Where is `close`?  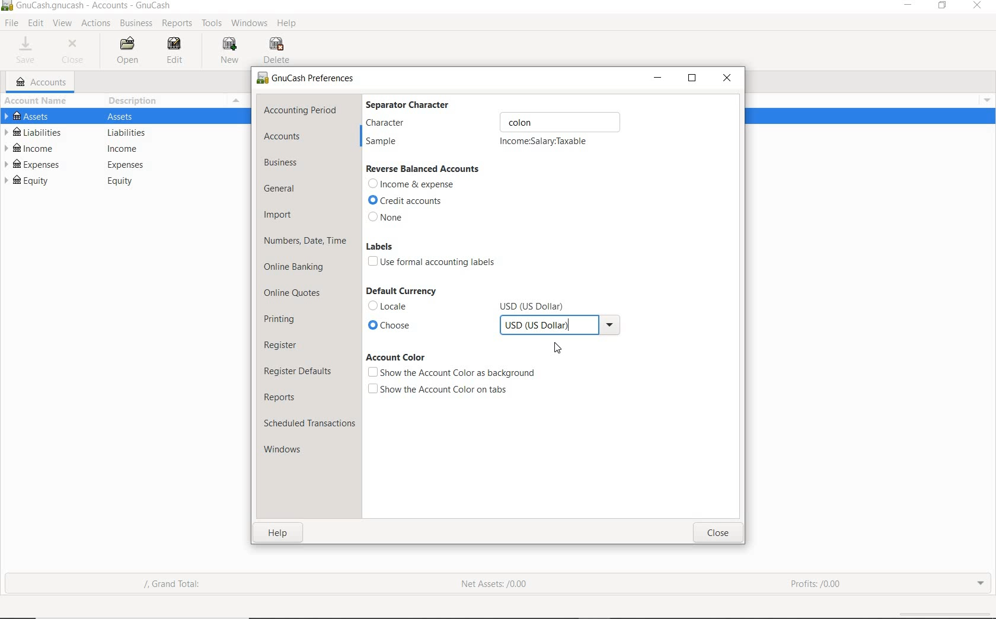 close is located at coordinates (728, 77).